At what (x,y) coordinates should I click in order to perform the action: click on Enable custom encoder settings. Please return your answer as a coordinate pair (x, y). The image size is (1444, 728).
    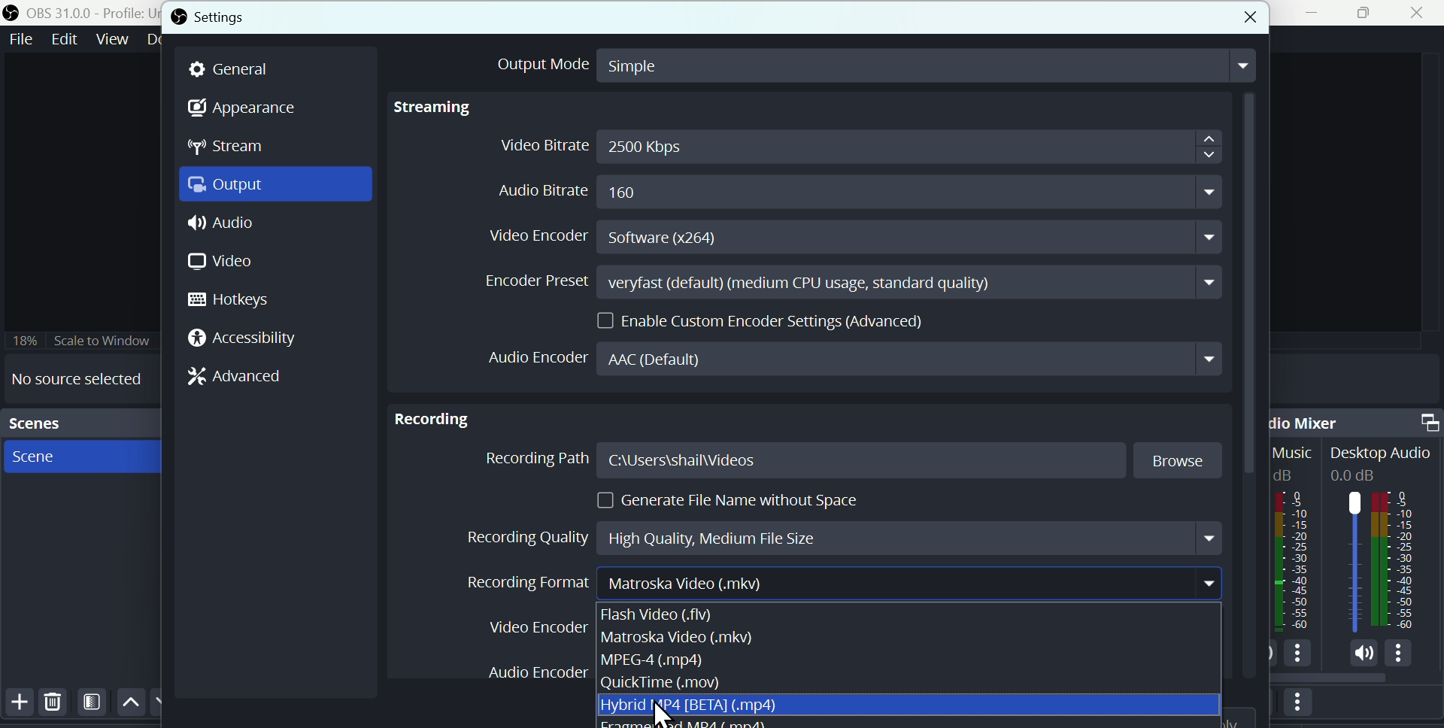
    Looking at the image, I should click on (757, 321).